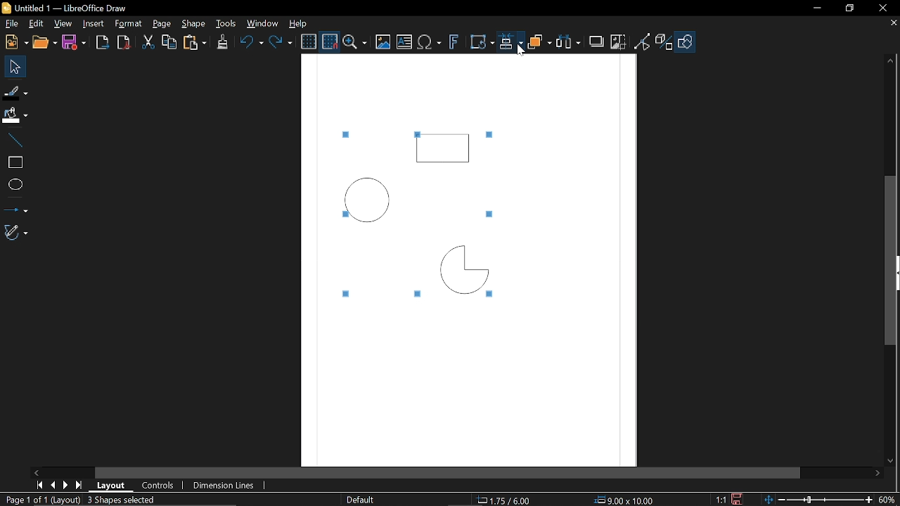 This screenshot has width=900, height=506. Describe the element at coordinates (449, 472) in the screenshot. I see `Horizontal scrollbar` at that location.